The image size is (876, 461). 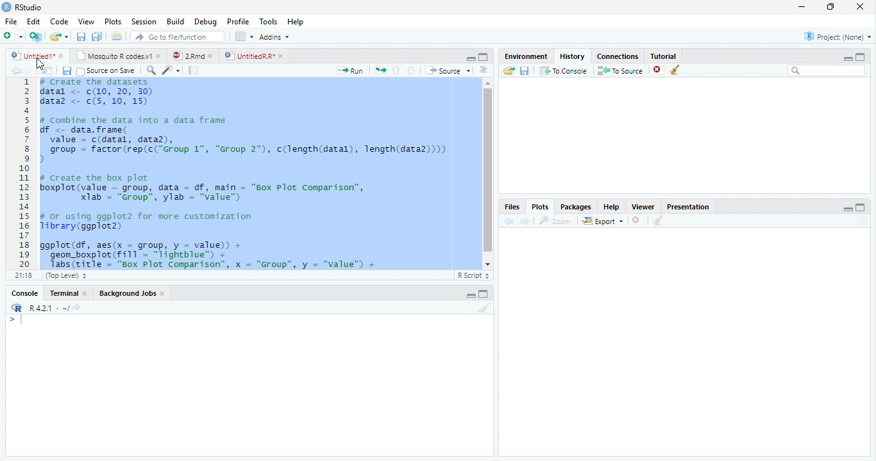 I want to click on Save current document, so click(x=81, y=36).